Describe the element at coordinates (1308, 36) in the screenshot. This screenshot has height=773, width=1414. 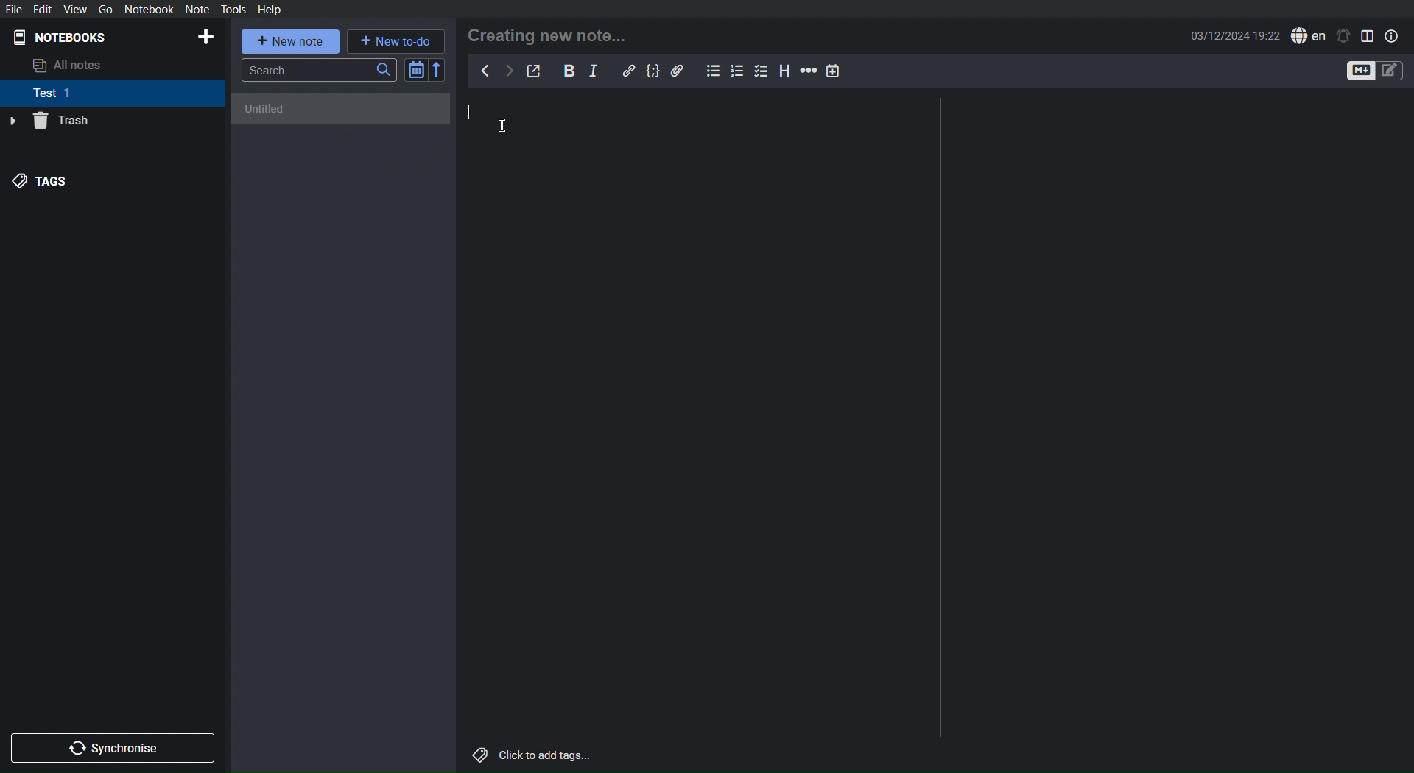
I see `English` at that location.